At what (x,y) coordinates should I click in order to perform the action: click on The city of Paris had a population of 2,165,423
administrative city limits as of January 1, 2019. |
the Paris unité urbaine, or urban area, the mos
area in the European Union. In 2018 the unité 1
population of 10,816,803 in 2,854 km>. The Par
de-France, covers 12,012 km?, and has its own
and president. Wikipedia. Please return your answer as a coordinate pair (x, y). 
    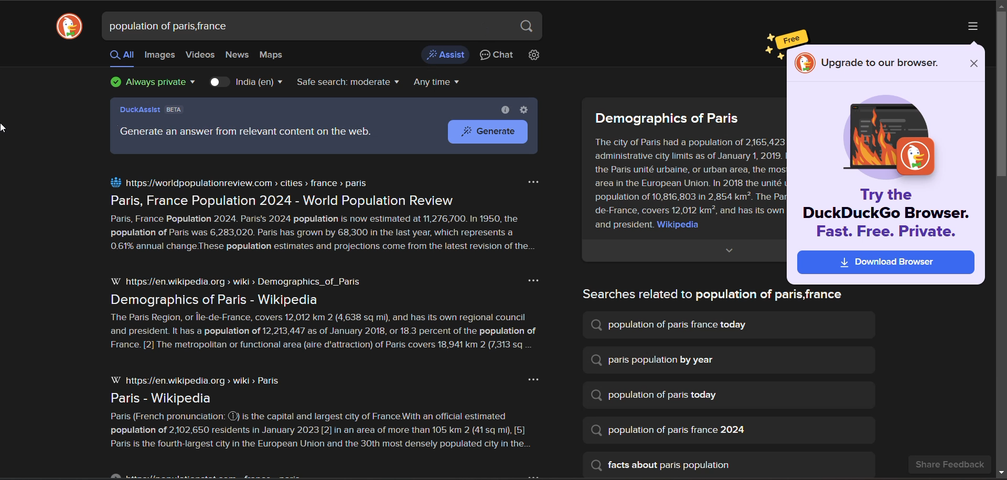
    Looking at the image, I should click on (685, 184).